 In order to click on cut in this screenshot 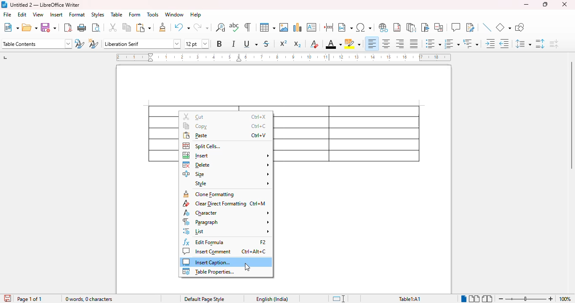, I will do `click(225, 117)`.